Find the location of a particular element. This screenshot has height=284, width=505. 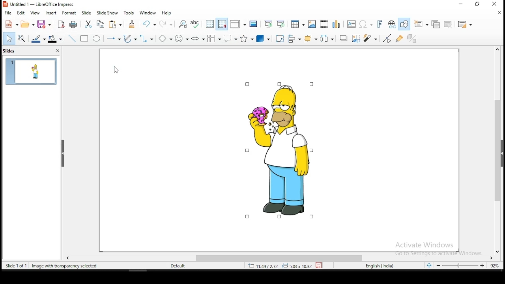

basic shapes is located at coordinates (164, 38).